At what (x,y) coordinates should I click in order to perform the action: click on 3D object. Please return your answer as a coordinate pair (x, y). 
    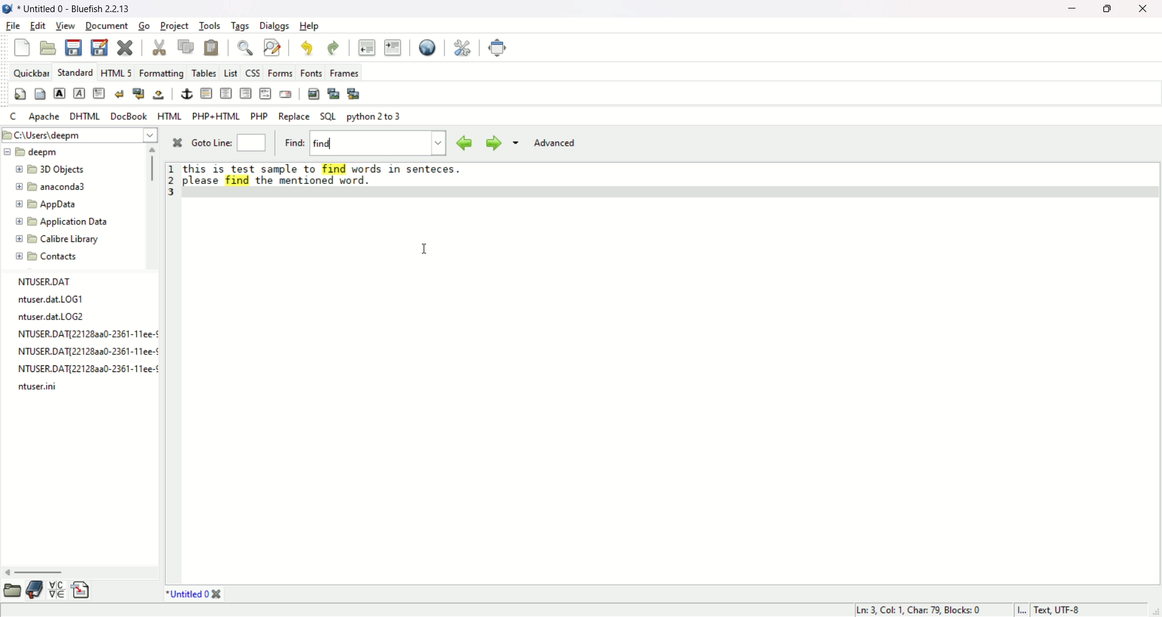
    Looking at the image, I should click on (48, 169).